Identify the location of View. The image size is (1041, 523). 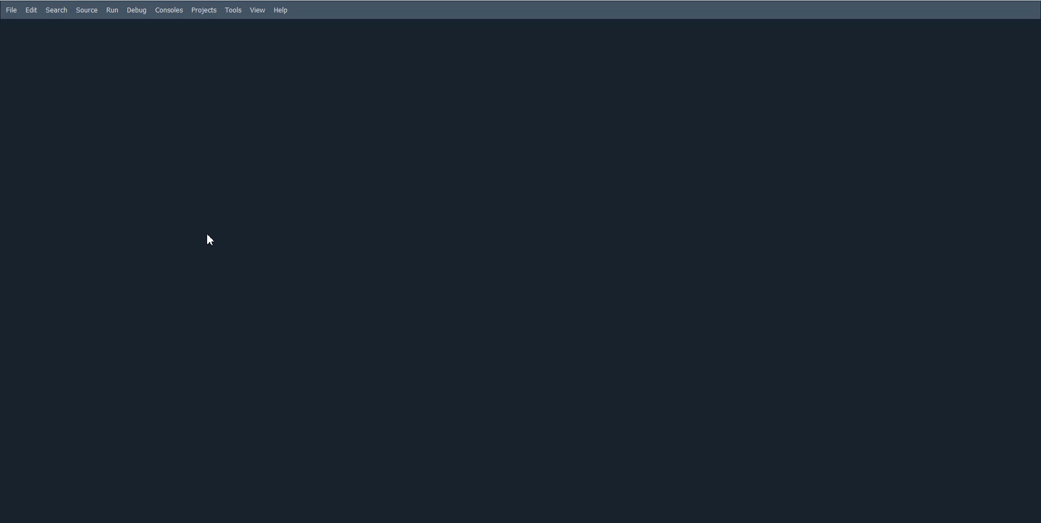
(258, 10).